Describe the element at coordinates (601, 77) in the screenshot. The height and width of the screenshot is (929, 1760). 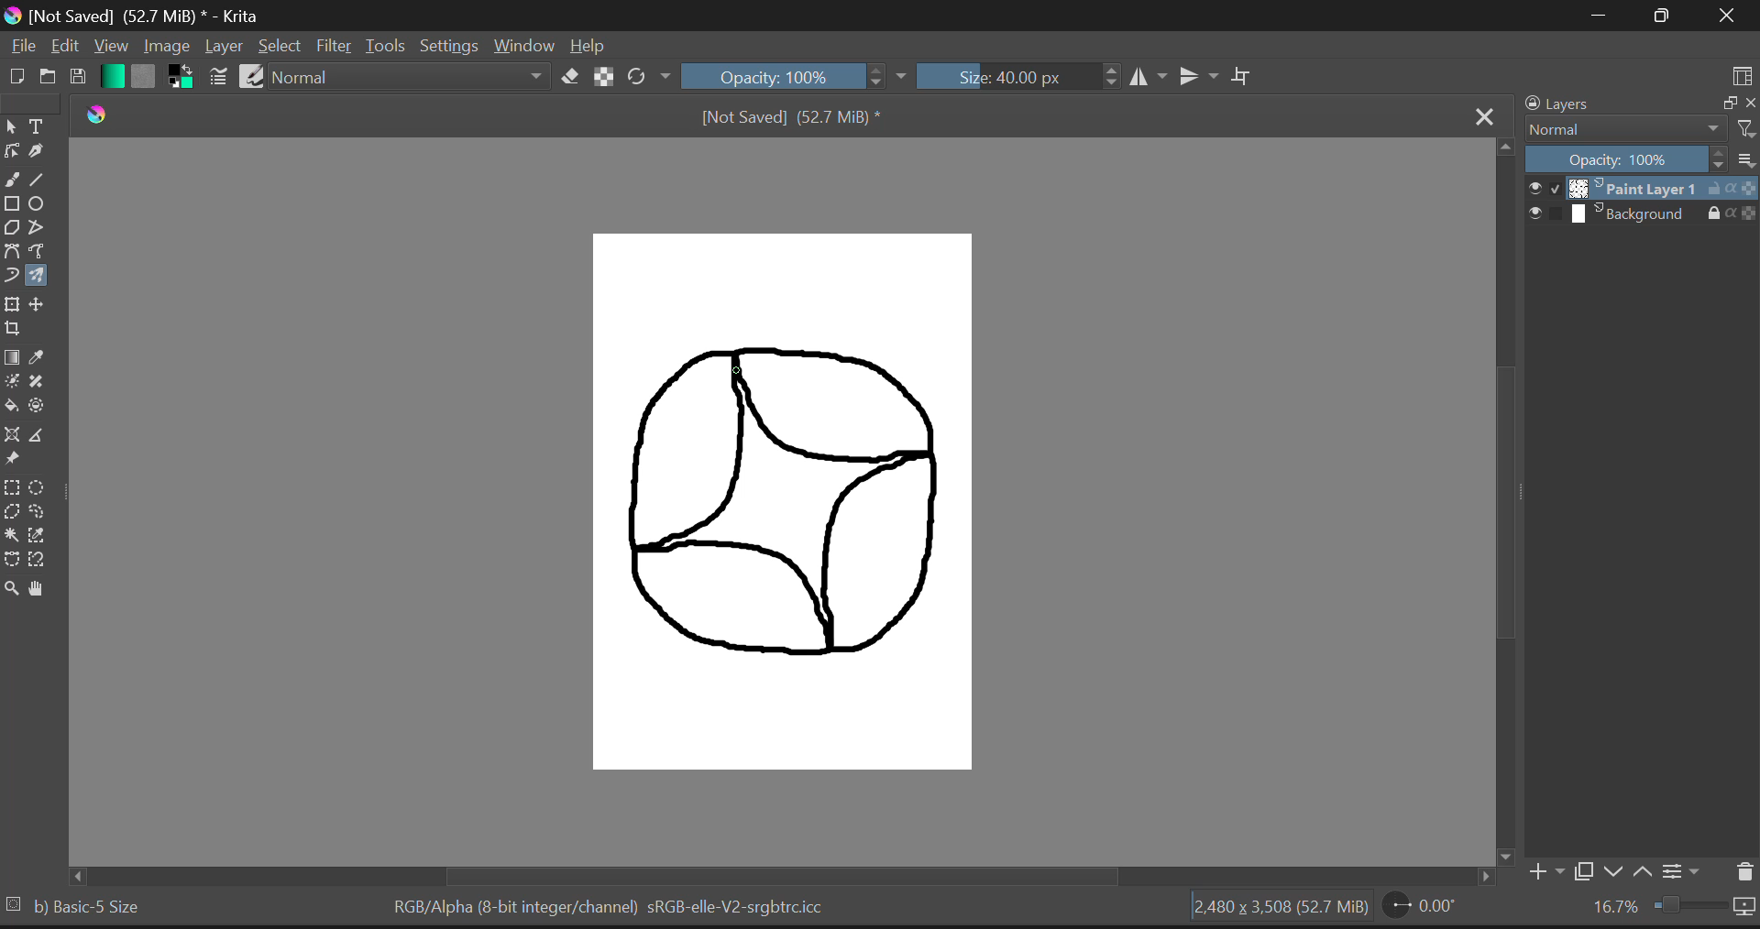
I see `Lock Al` at that location.